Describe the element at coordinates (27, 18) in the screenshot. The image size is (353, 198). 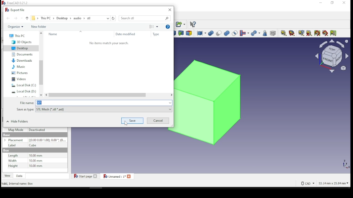
I see `up` at that location.